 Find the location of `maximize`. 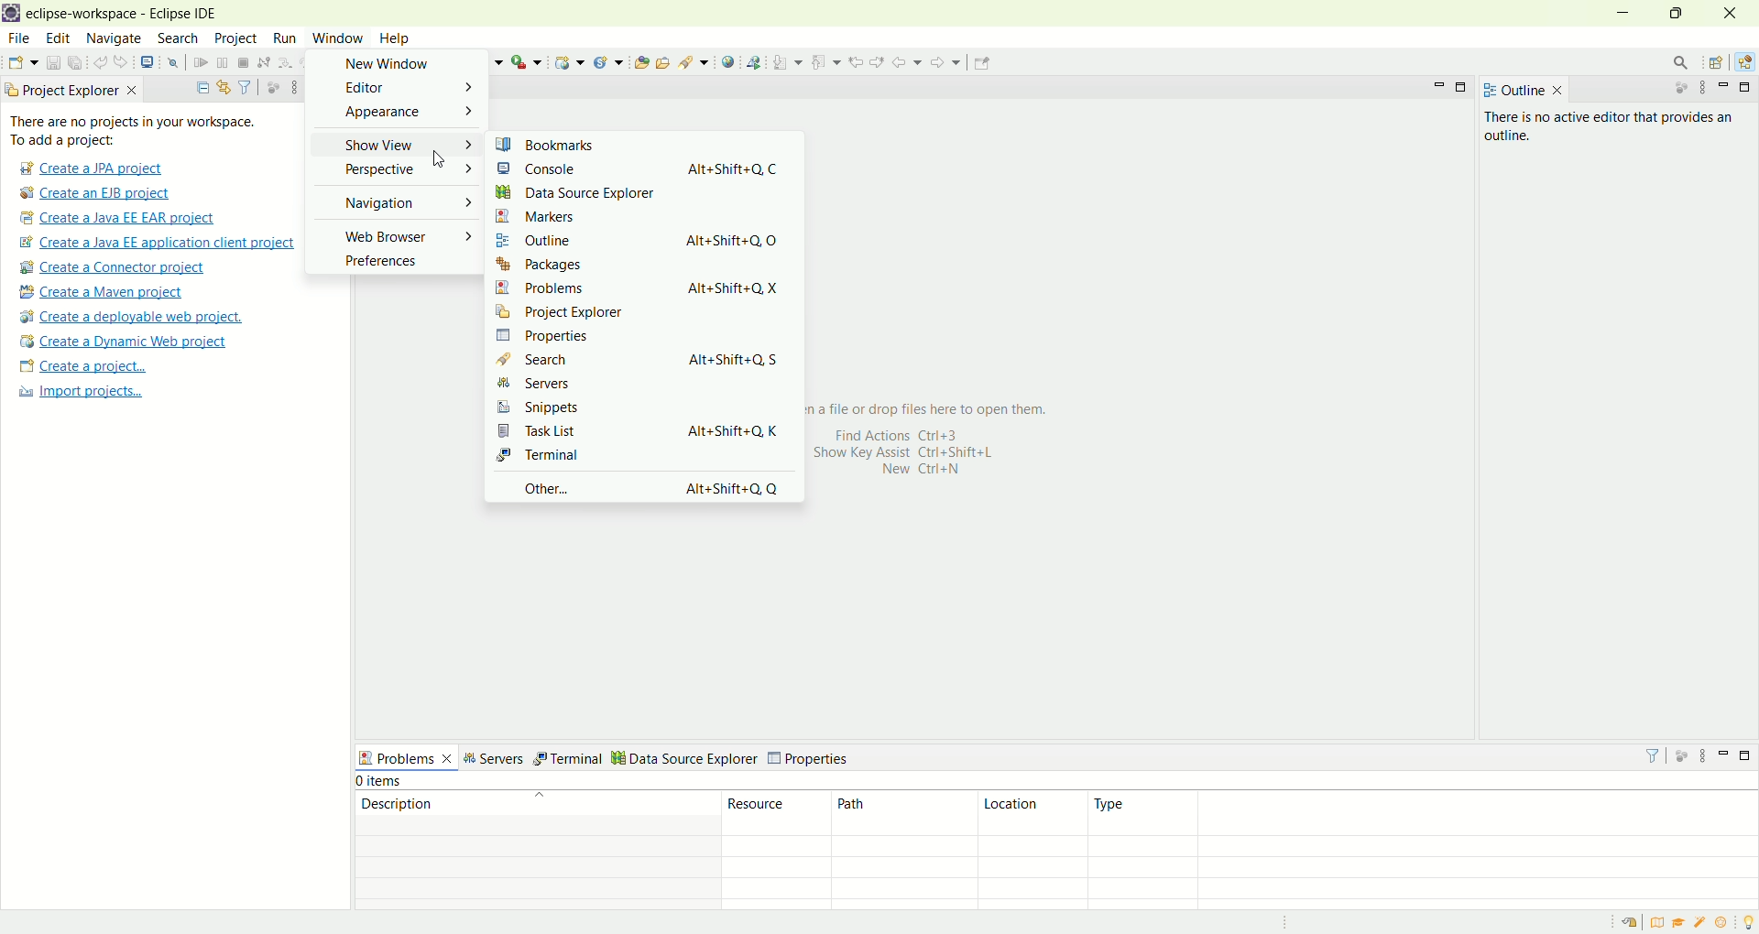

maximize is located at coordinates (1677, 14).